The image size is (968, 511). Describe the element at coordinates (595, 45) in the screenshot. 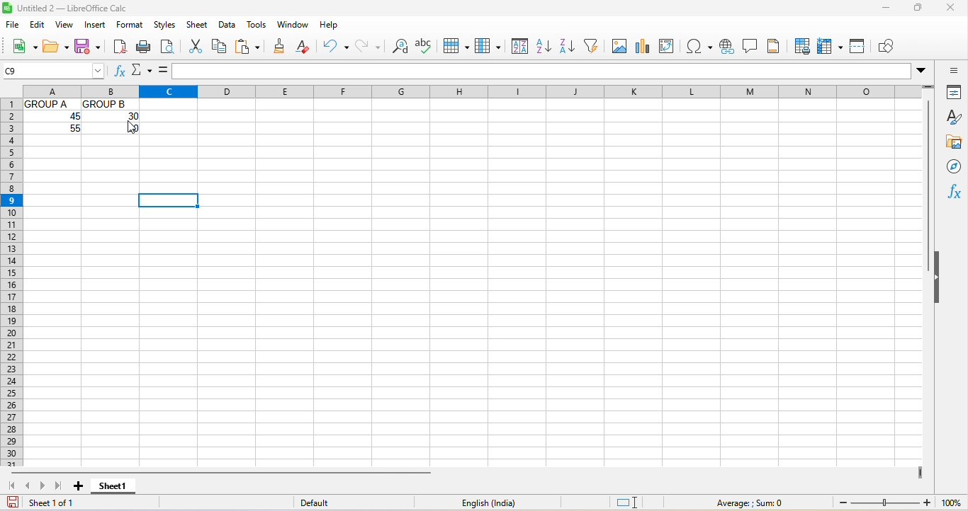

I see `auto filter` at that location.